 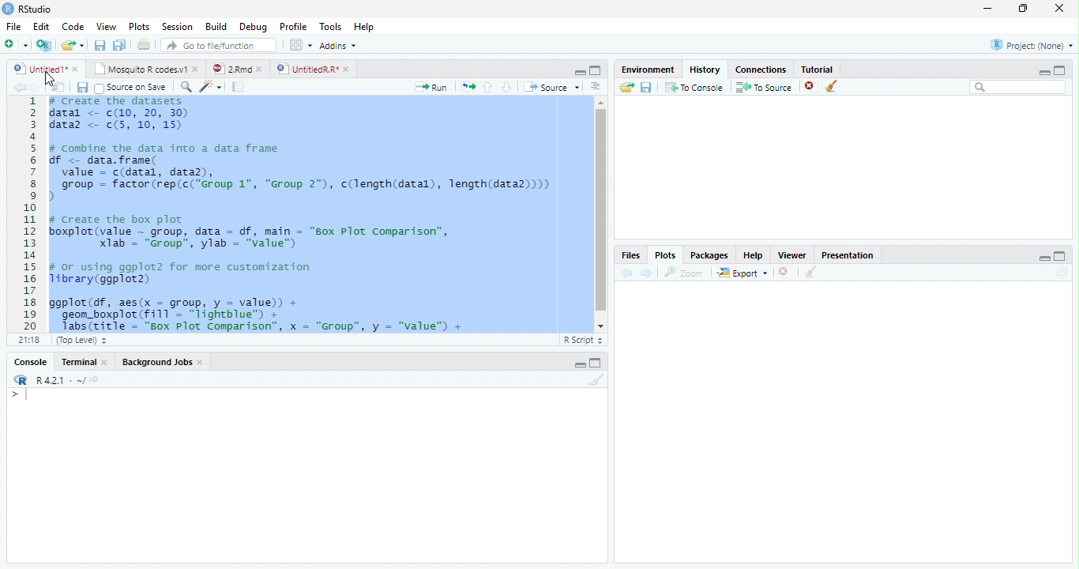 I want to click on Maximize, so click(x=1060, y=256).